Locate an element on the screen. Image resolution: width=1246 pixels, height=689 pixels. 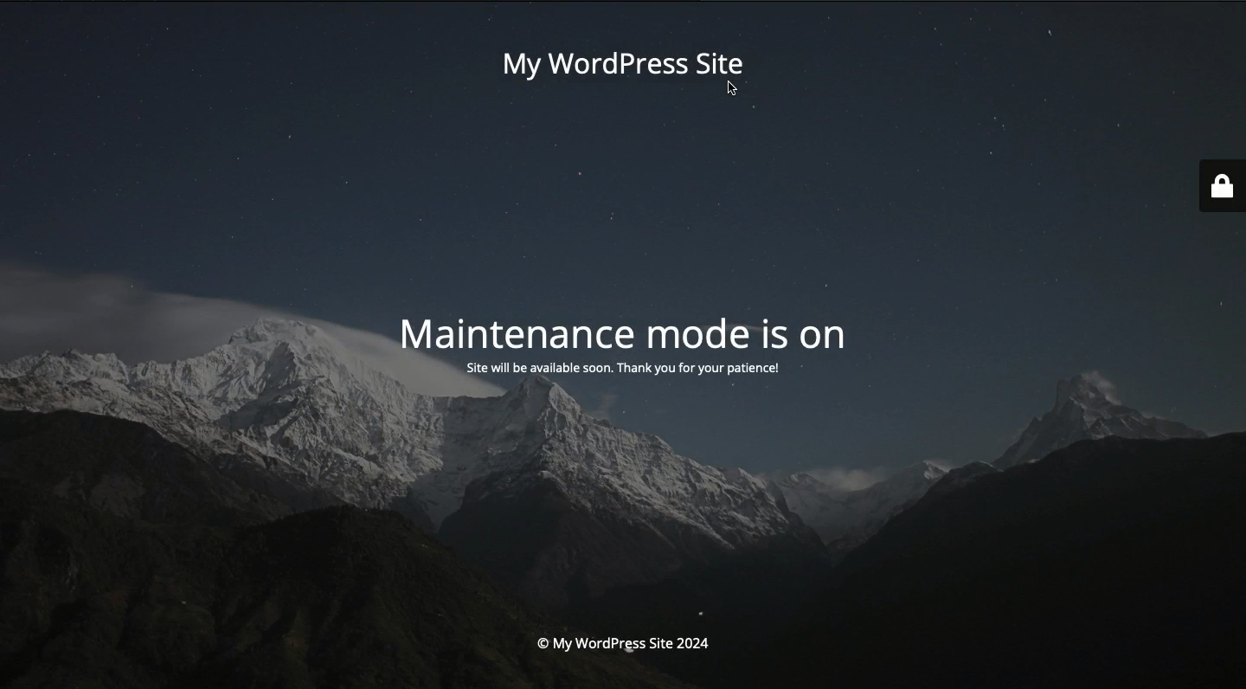
cursor is located at coordinates (734, 87).